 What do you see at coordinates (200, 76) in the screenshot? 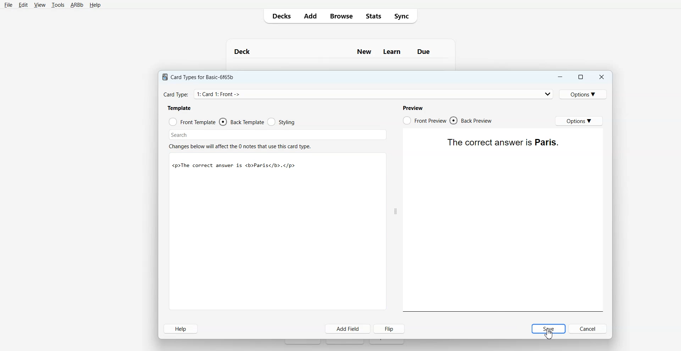
I see `Text 1` at bounding box center [200, 76].